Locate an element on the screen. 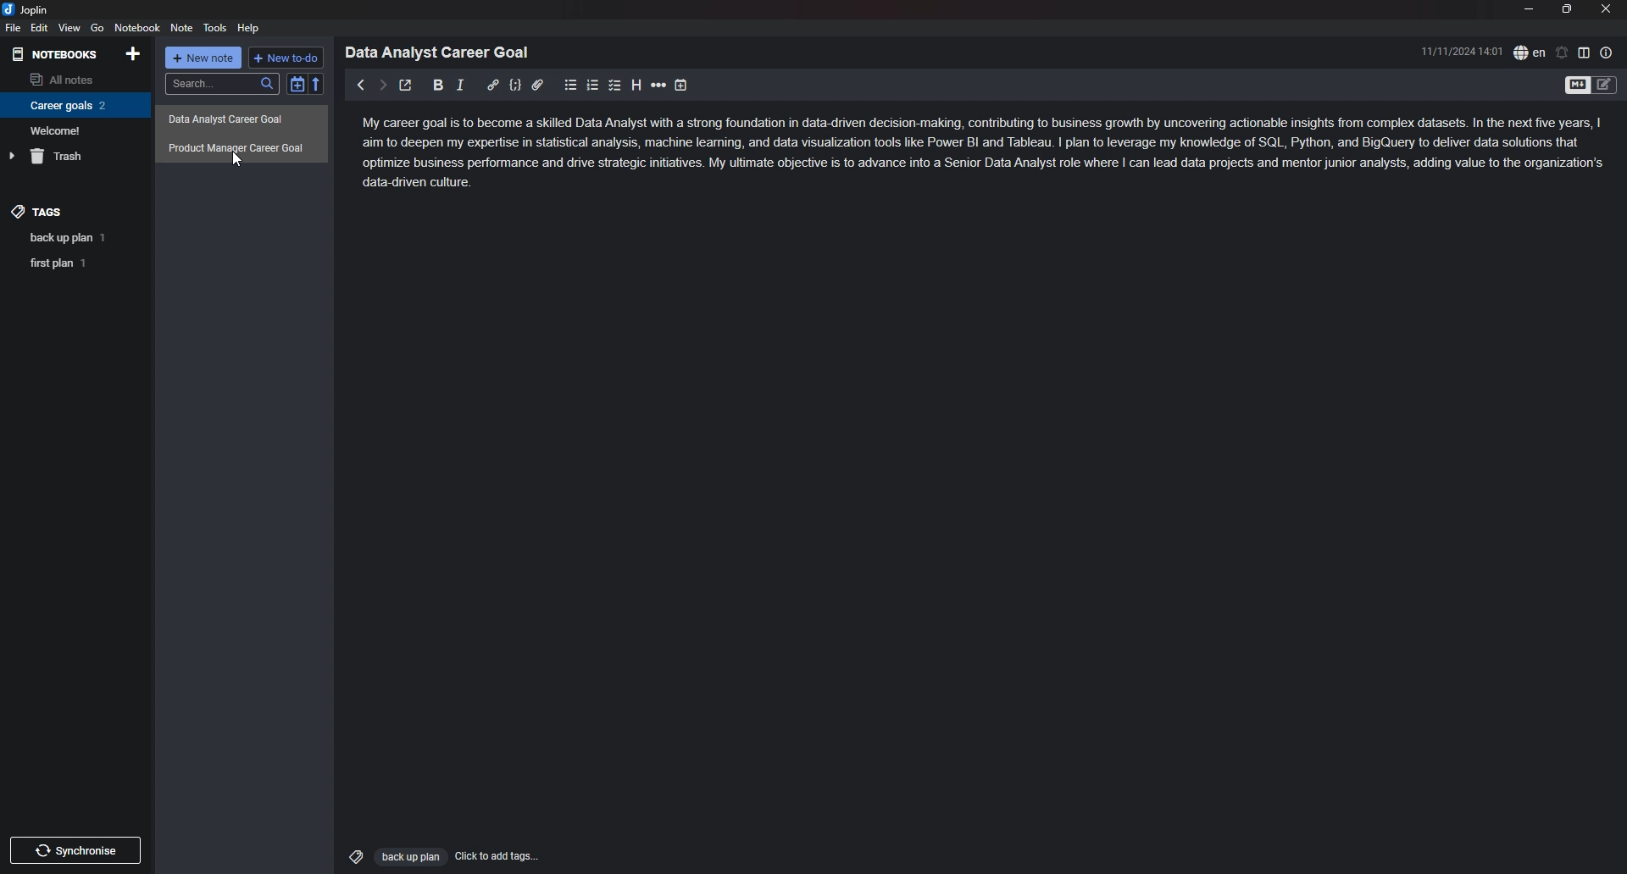 Image resolution: width=1627 pixels, height=874 pixels. set alarm is located at coordinates (1563, 53).